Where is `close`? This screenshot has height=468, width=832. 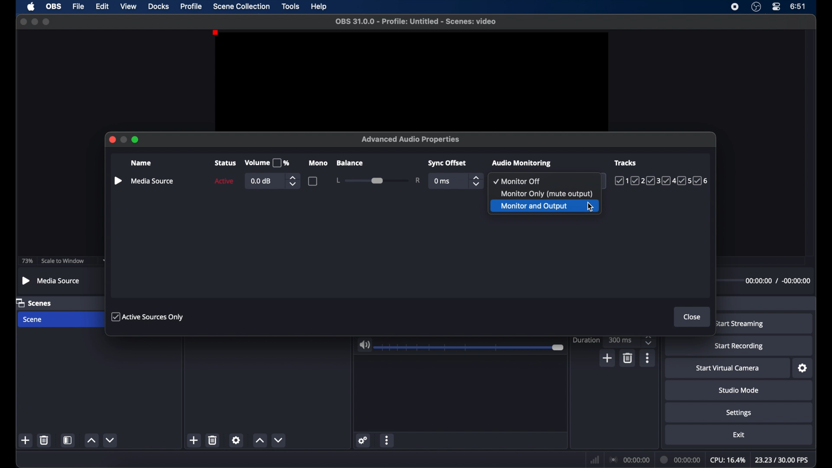 close is located at coordinates (692, 317).